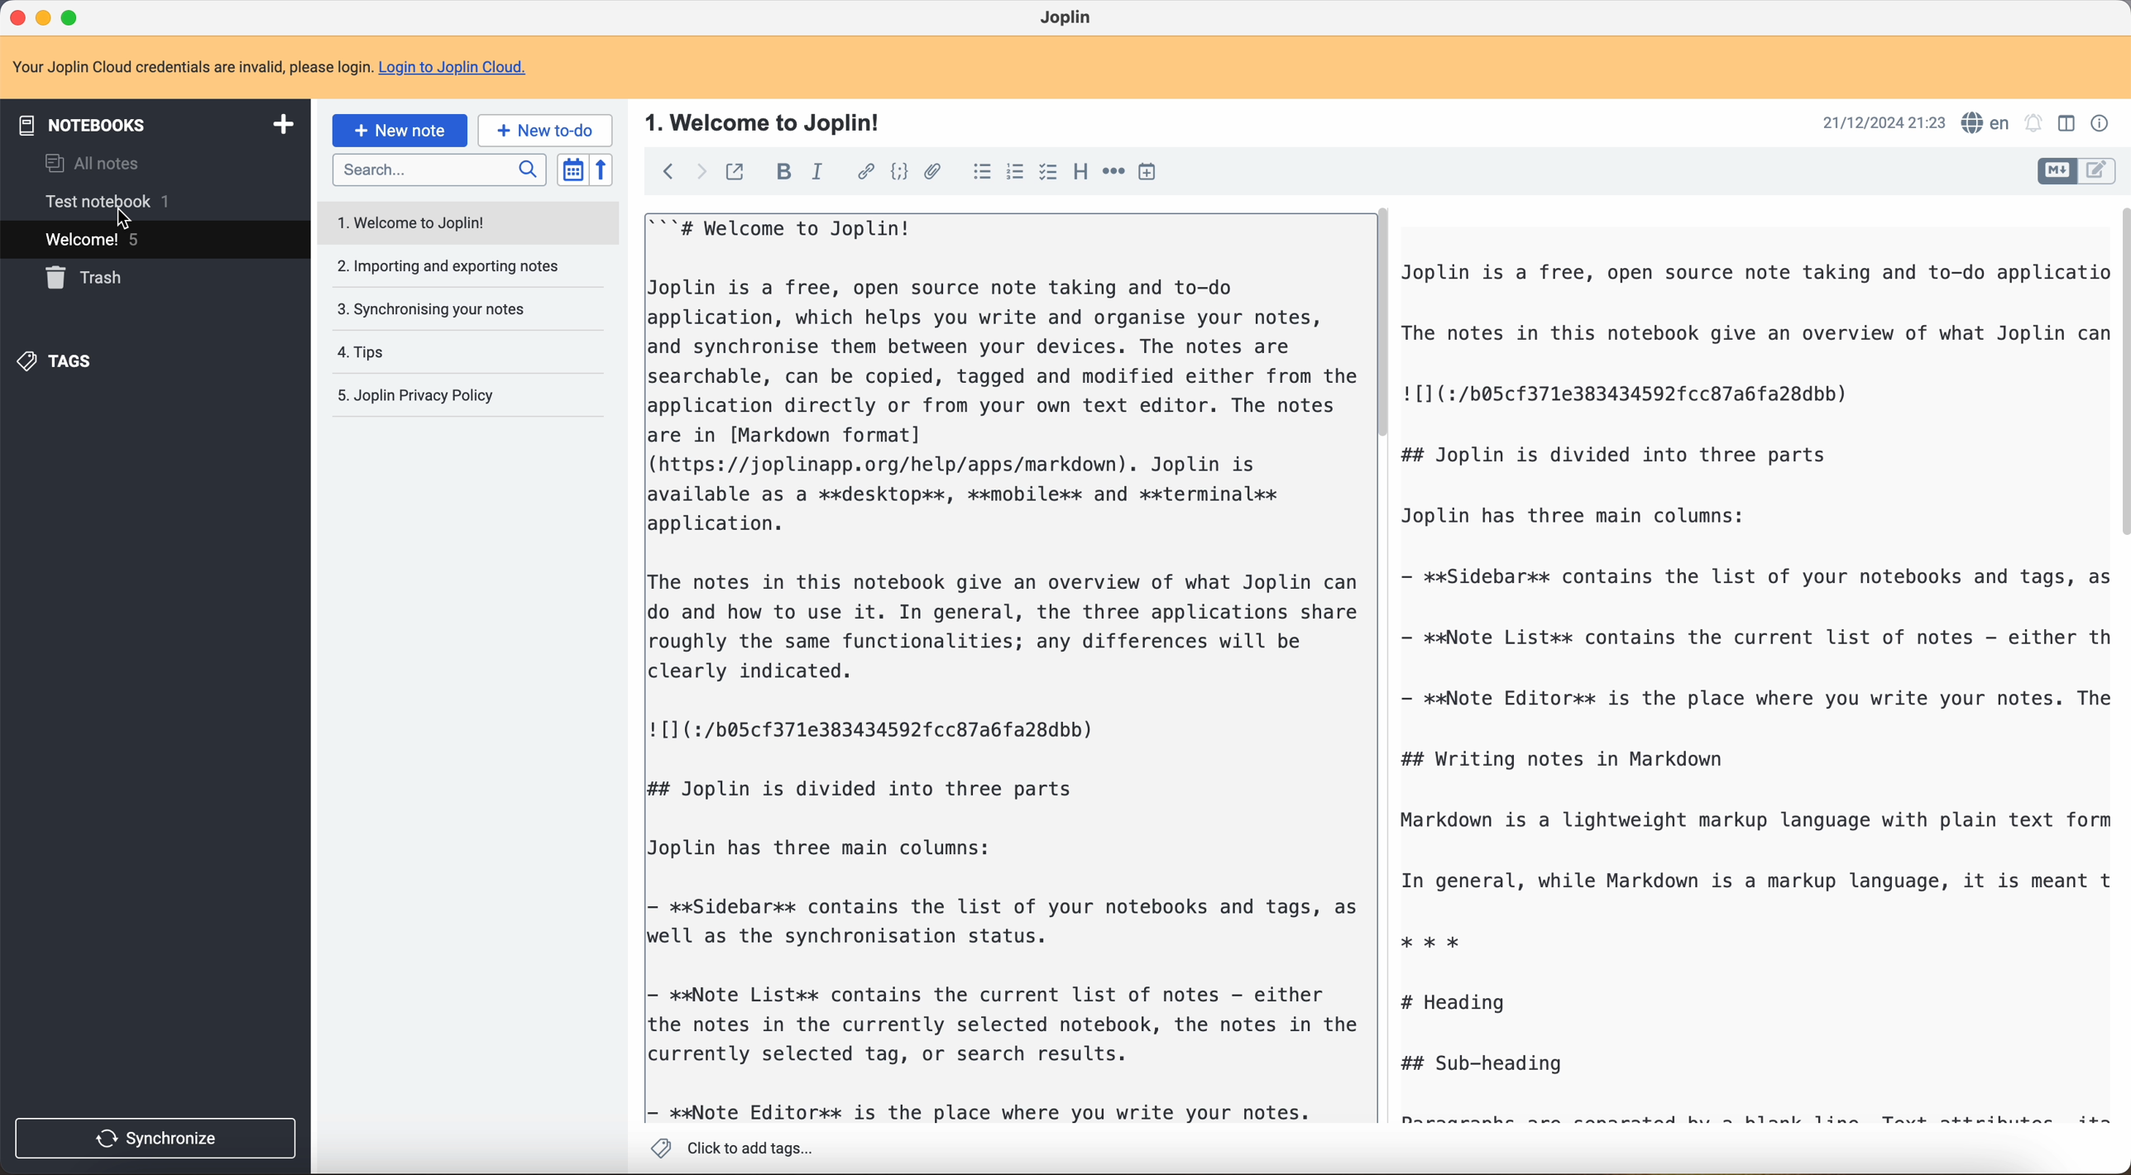  What do you see at coordinates (570, 169) in the screenshot?
I see `toggle sort order field` at bounding box center [570, 169].